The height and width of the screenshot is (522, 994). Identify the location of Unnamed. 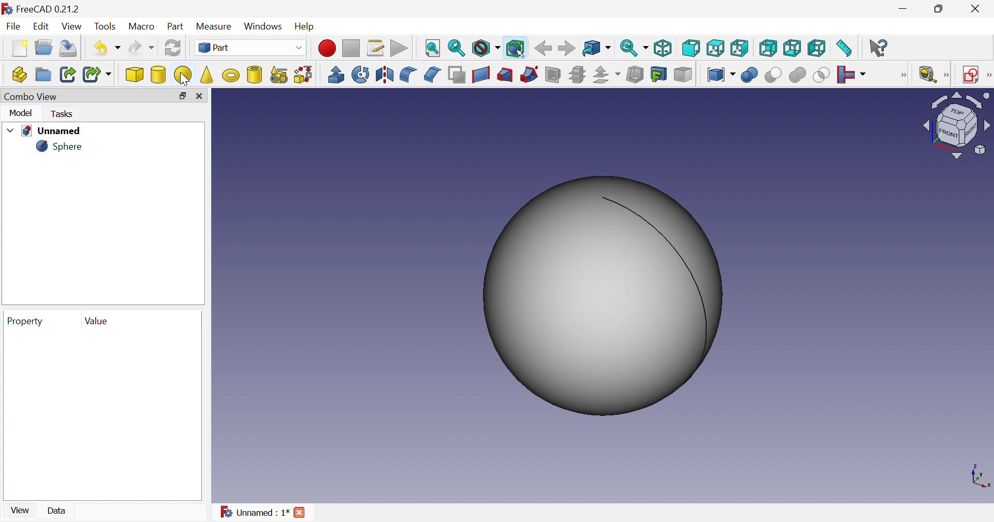
(43, 130).